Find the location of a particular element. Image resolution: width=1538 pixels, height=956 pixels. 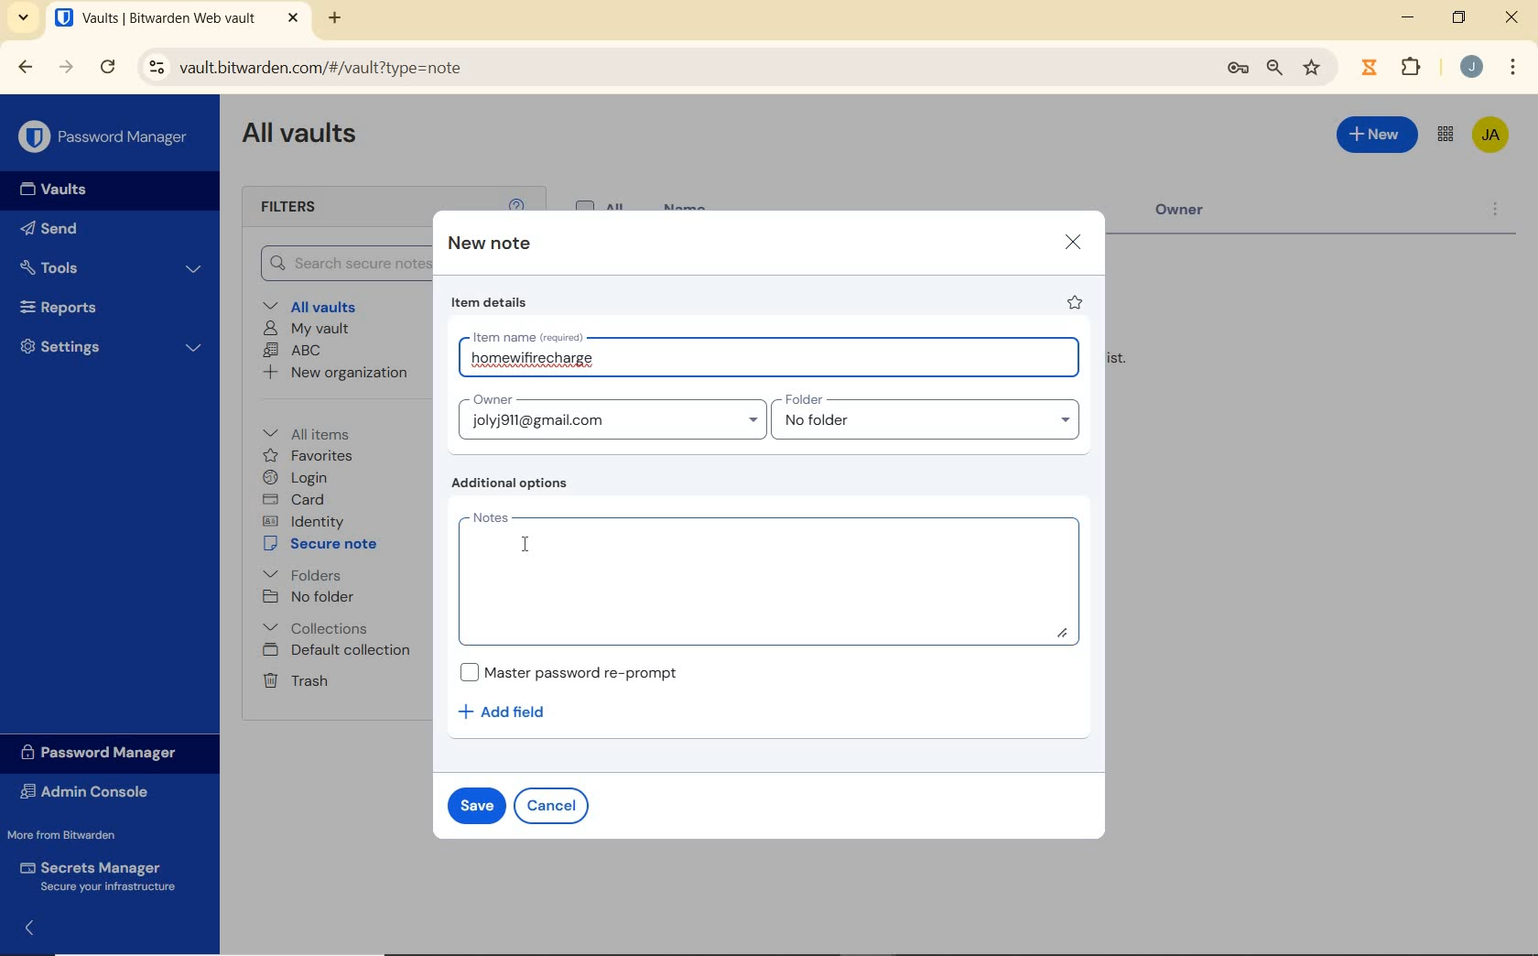

restore is located at coordinates (1459, 17).